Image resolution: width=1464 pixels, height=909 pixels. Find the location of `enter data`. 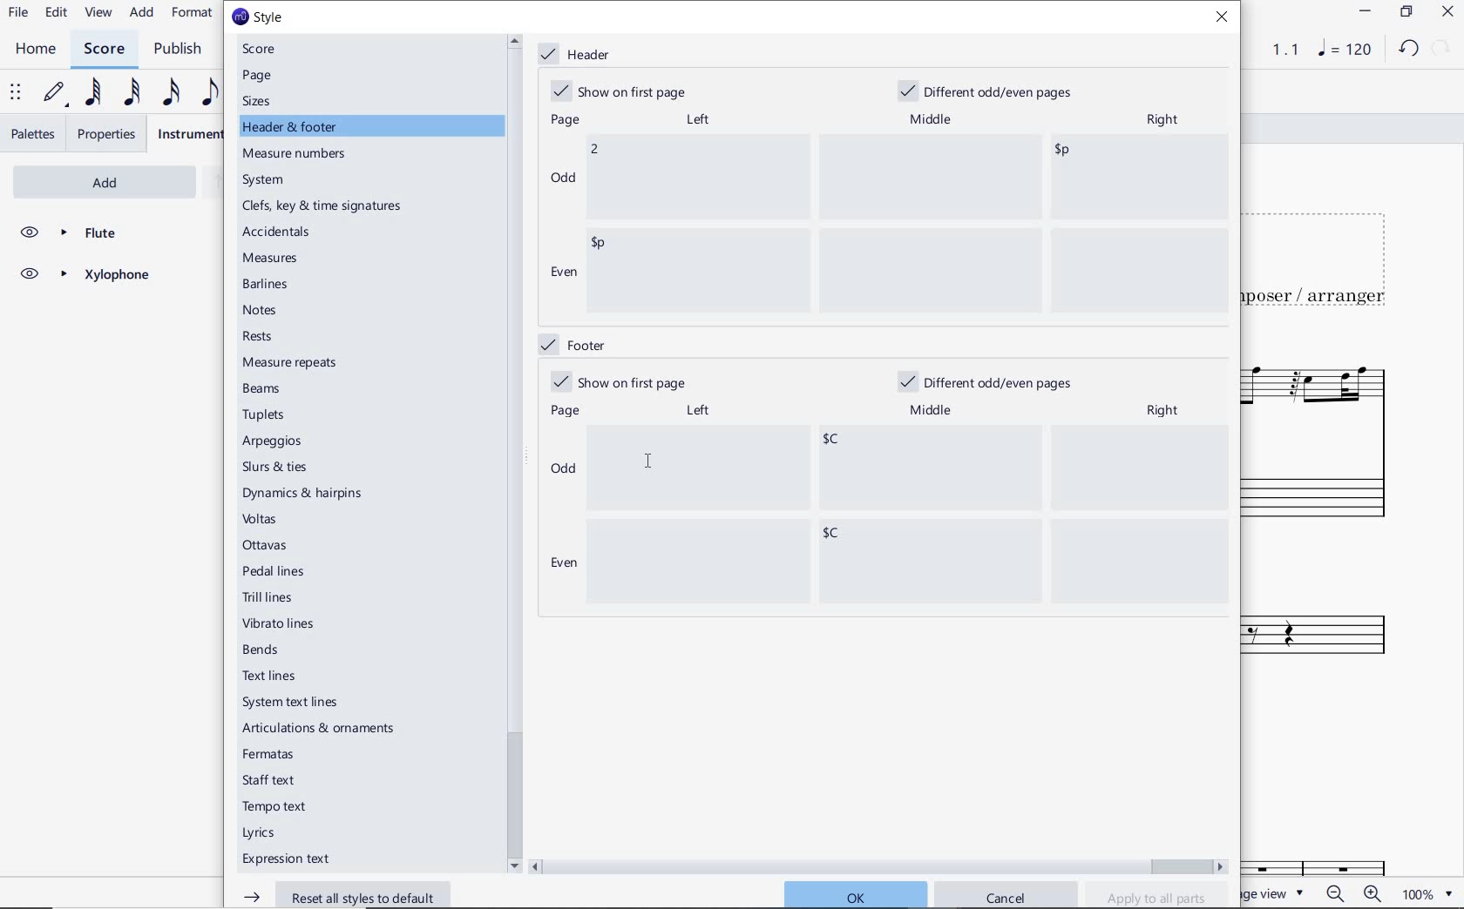

enter data is located at coordinates (910, 515).